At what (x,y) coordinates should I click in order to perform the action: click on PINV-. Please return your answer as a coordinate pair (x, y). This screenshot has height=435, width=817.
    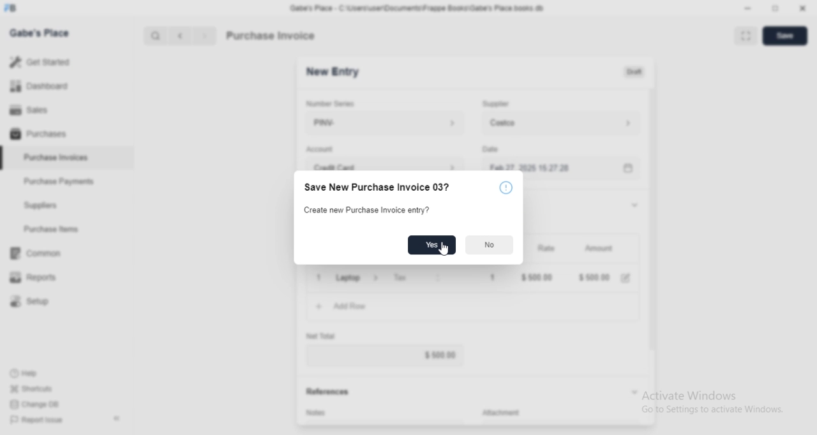
    Looking at the image, I should click on (385, 123).